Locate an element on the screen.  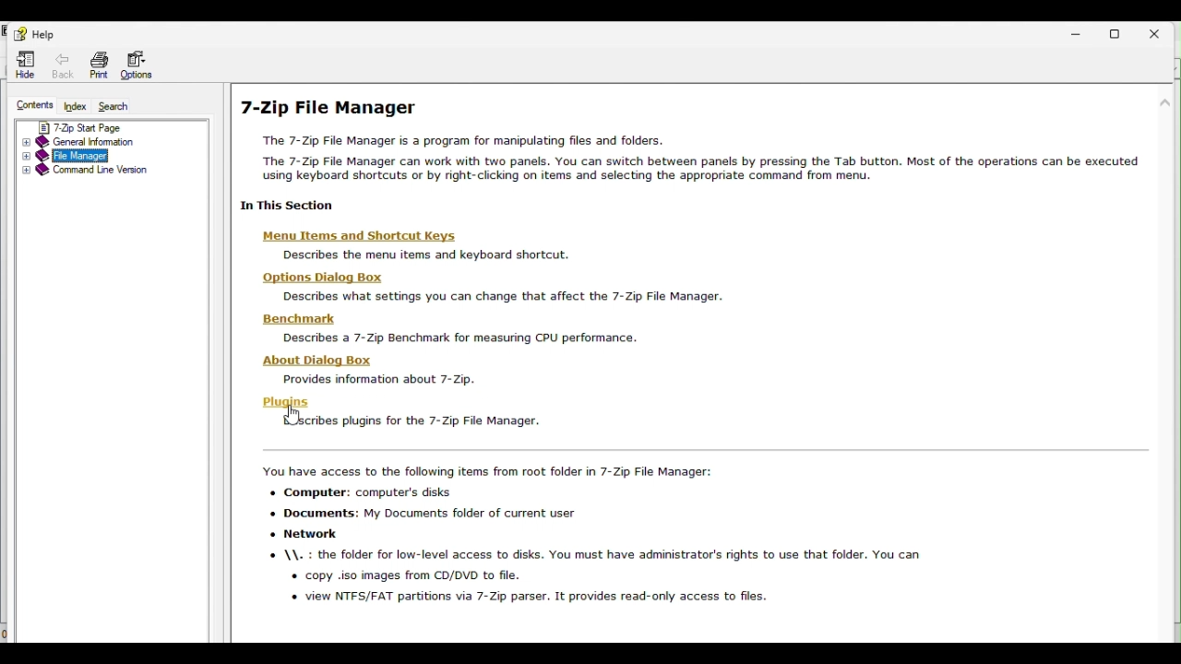
Hide is located at coordinates (25, 64).